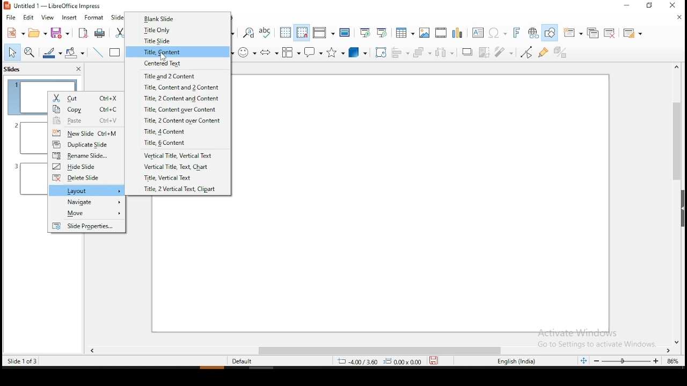 This screenshot has width=687, height=386. I want to click on title, 4 content, so click(178, 131).